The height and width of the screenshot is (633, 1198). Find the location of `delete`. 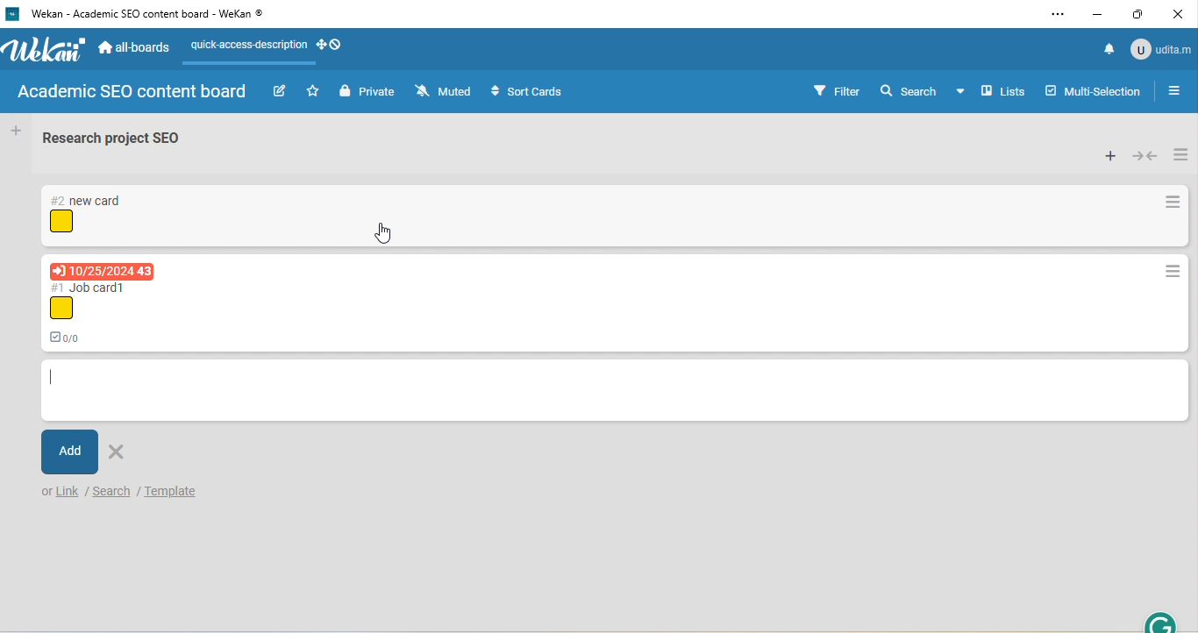

delete is located at coordinates (121, 450).